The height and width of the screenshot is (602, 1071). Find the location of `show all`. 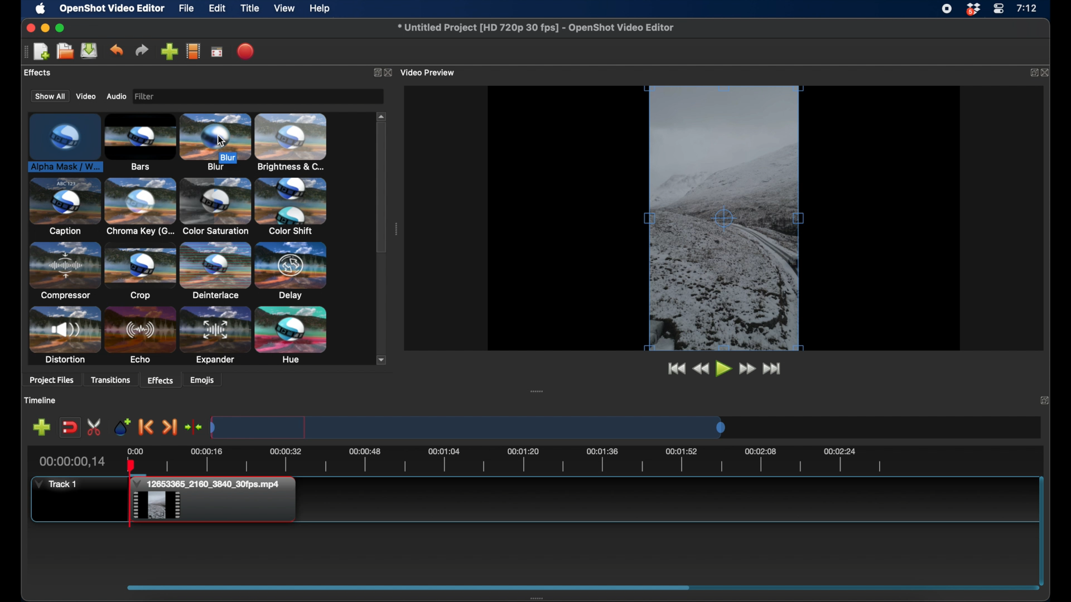

show all is located at coordinates (49, 96).